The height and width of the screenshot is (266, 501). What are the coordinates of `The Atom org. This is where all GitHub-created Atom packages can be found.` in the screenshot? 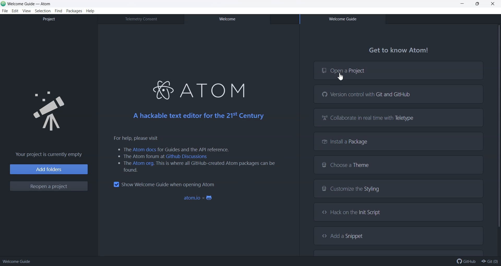 It's located at (194, 167).